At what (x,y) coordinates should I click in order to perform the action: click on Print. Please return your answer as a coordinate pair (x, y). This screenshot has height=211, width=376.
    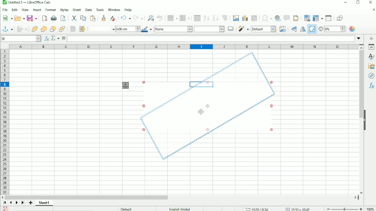
    Looking at the image, I should click on (53, 18).